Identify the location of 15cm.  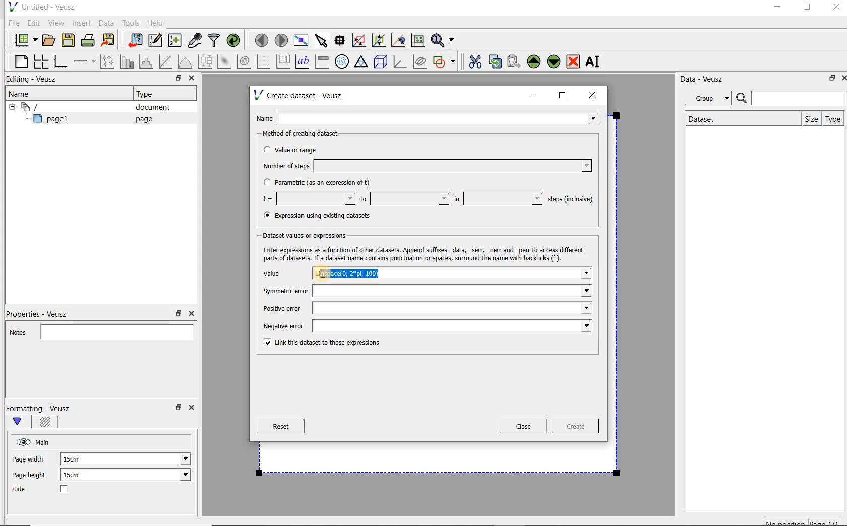
(77, 459).